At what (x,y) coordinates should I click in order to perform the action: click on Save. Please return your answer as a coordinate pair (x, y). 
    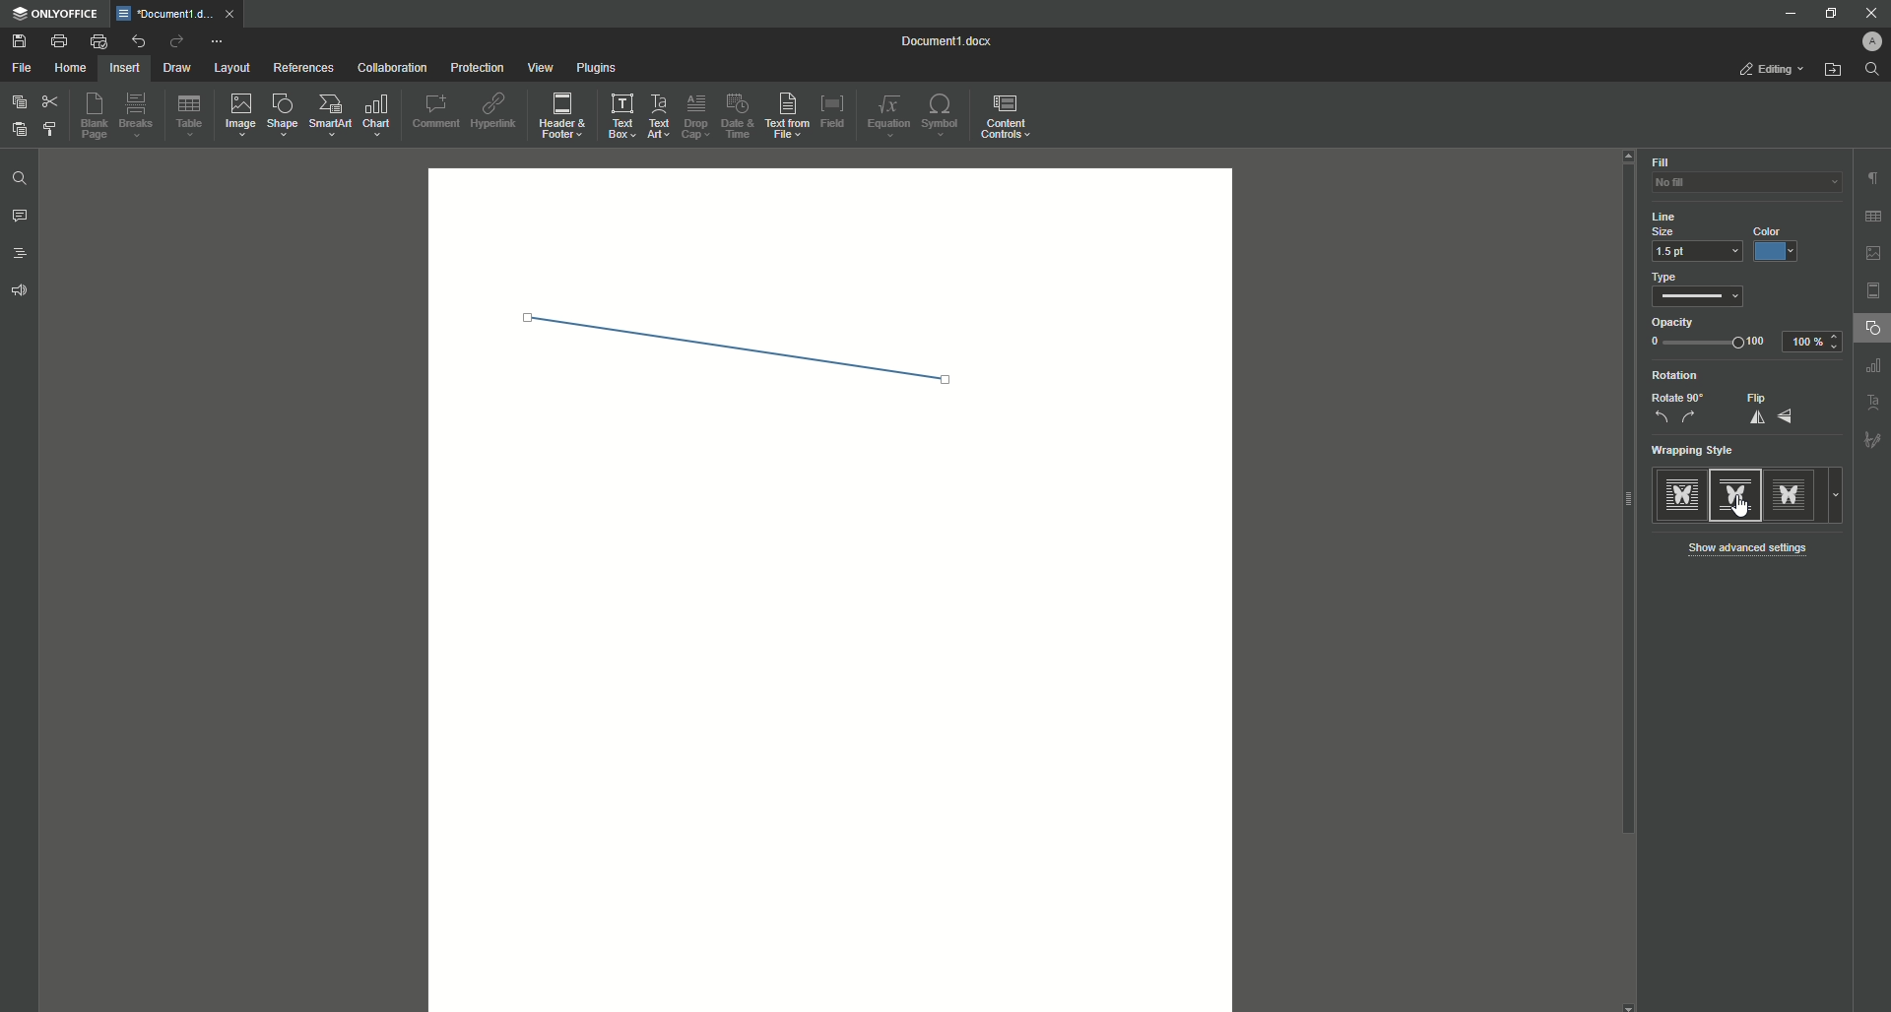
    Looking at the image, I should click on (20, 41).